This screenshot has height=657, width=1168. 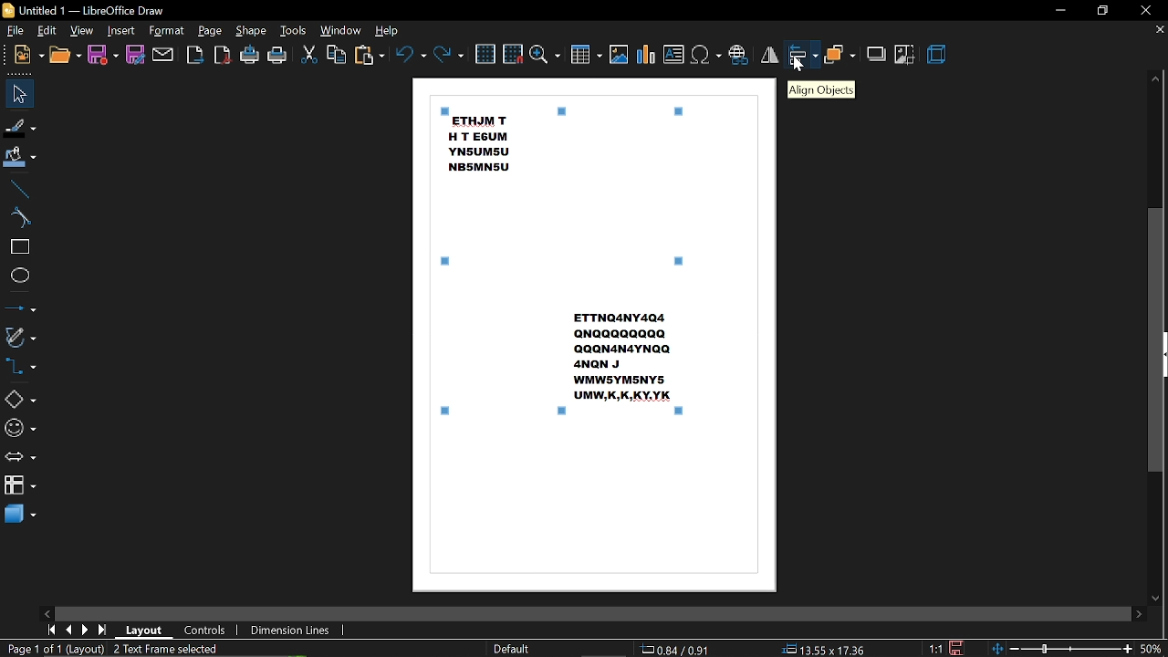 What do you see at coordinates (341, 31) in the screenshot?
I see `window` at bounding box center [341, 31].